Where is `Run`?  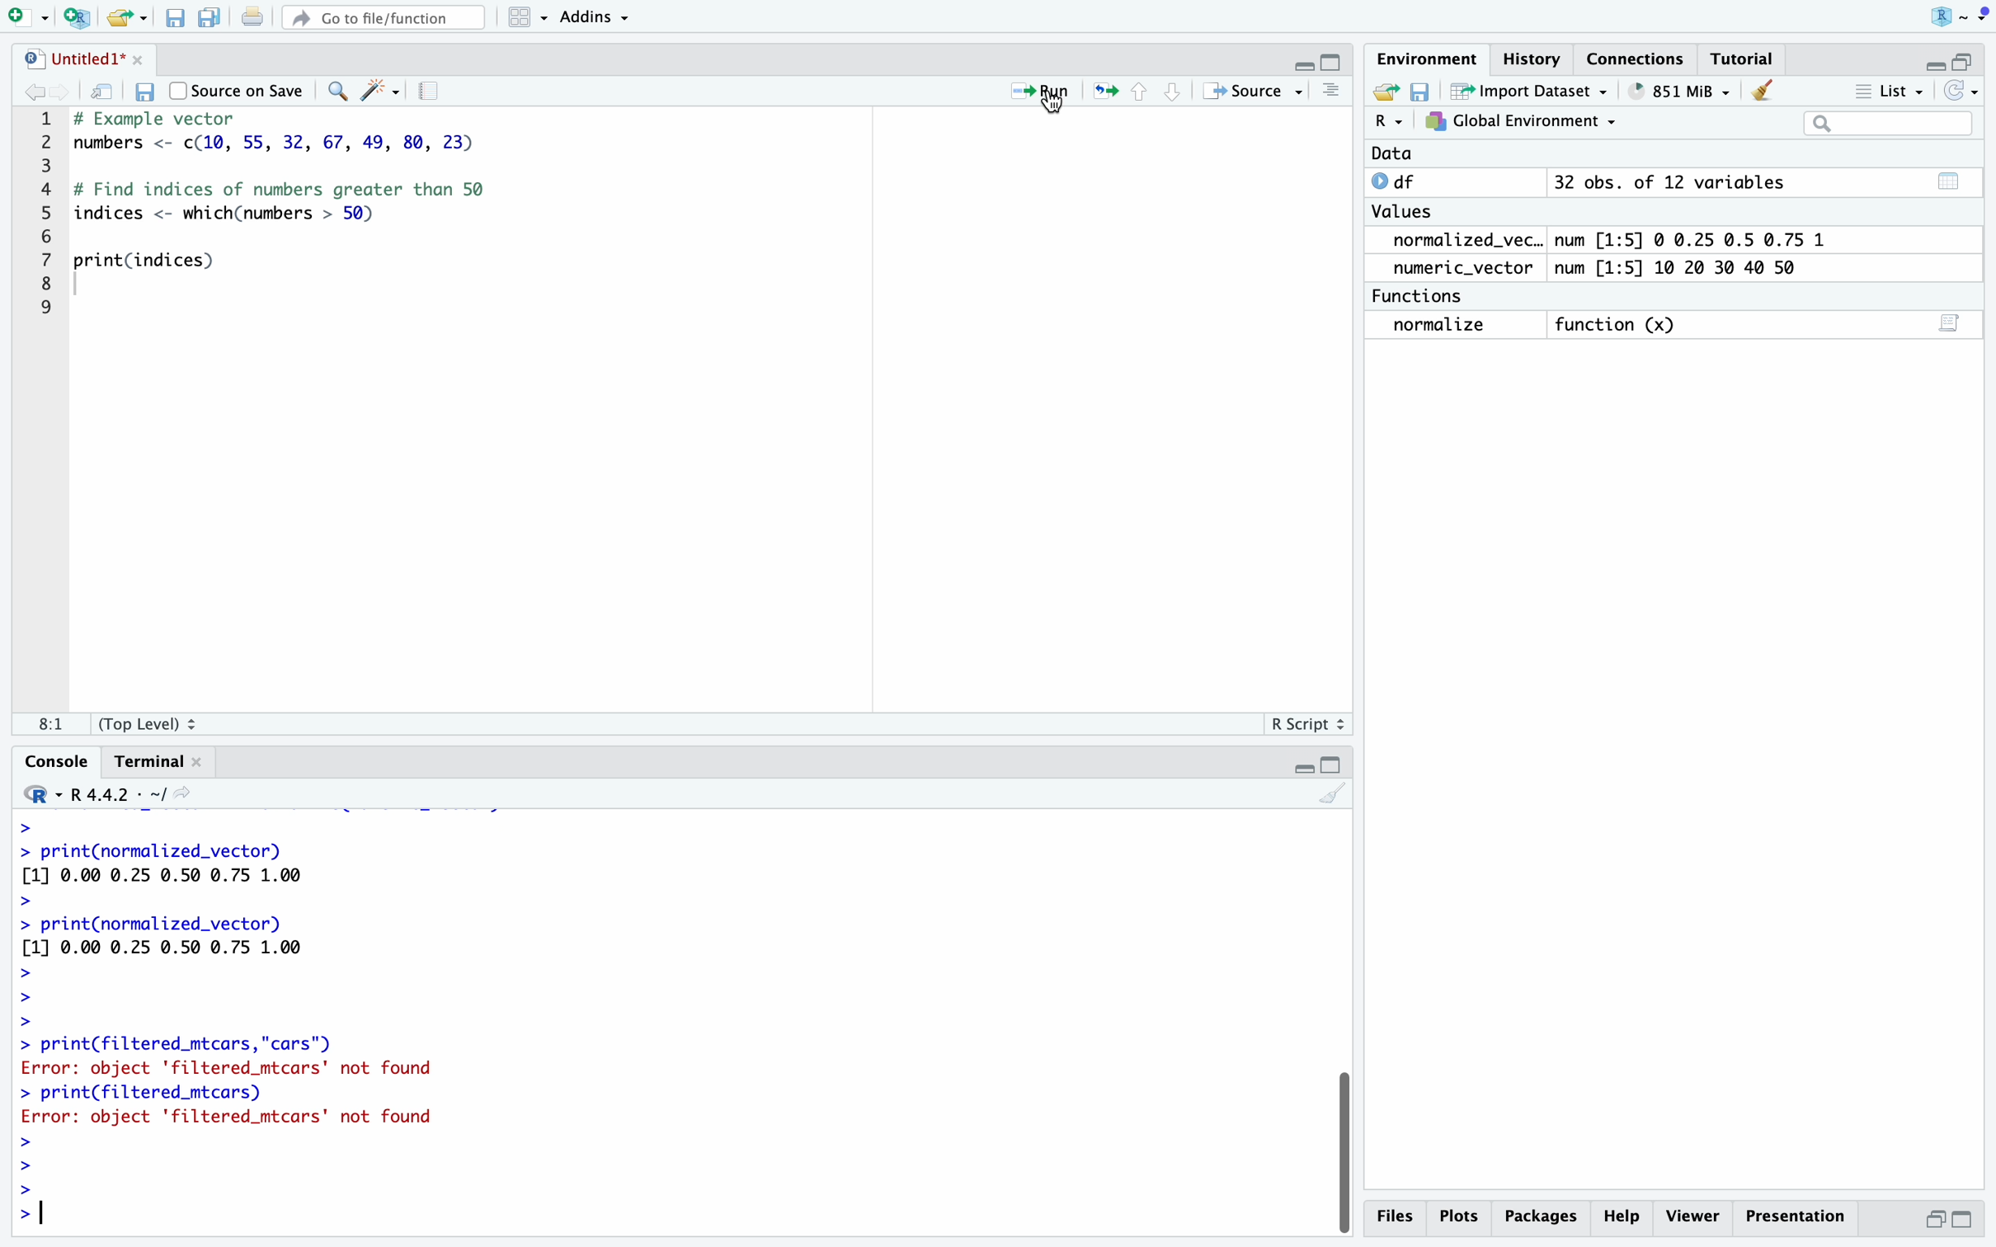
Run is located at coordinates (1029, 88).